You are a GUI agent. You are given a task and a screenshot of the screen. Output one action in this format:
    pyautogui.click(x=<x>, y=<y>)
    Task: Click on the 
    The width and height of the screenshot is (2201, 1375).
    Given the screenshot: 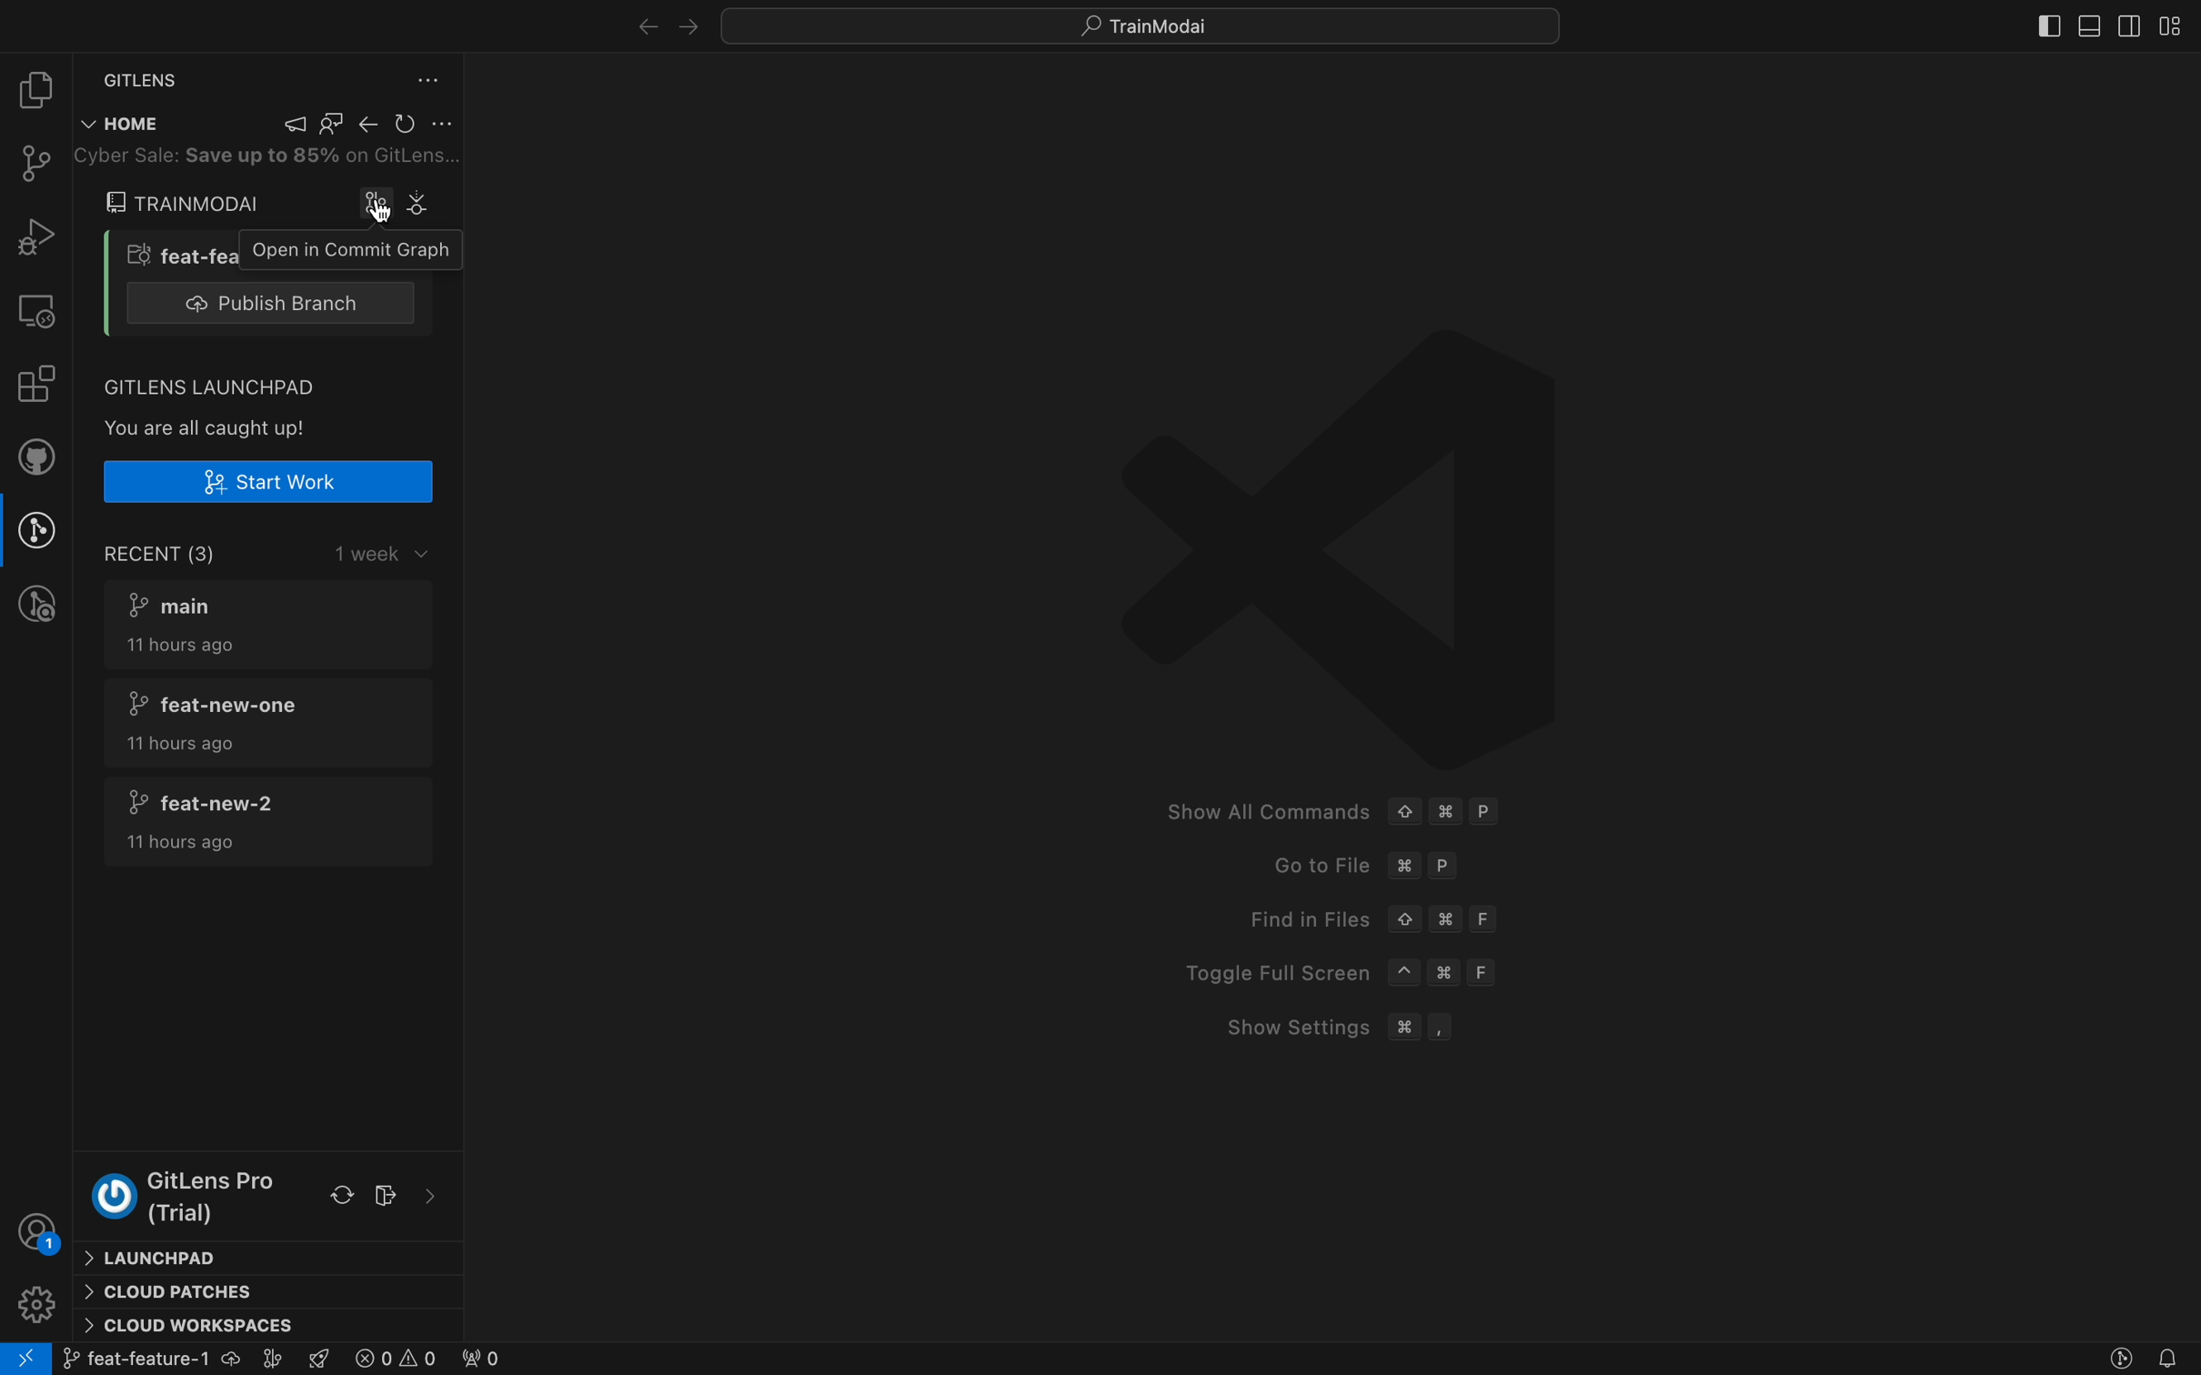 What is the action you would take?
    pyautogui.click(x=405, y=123)
    